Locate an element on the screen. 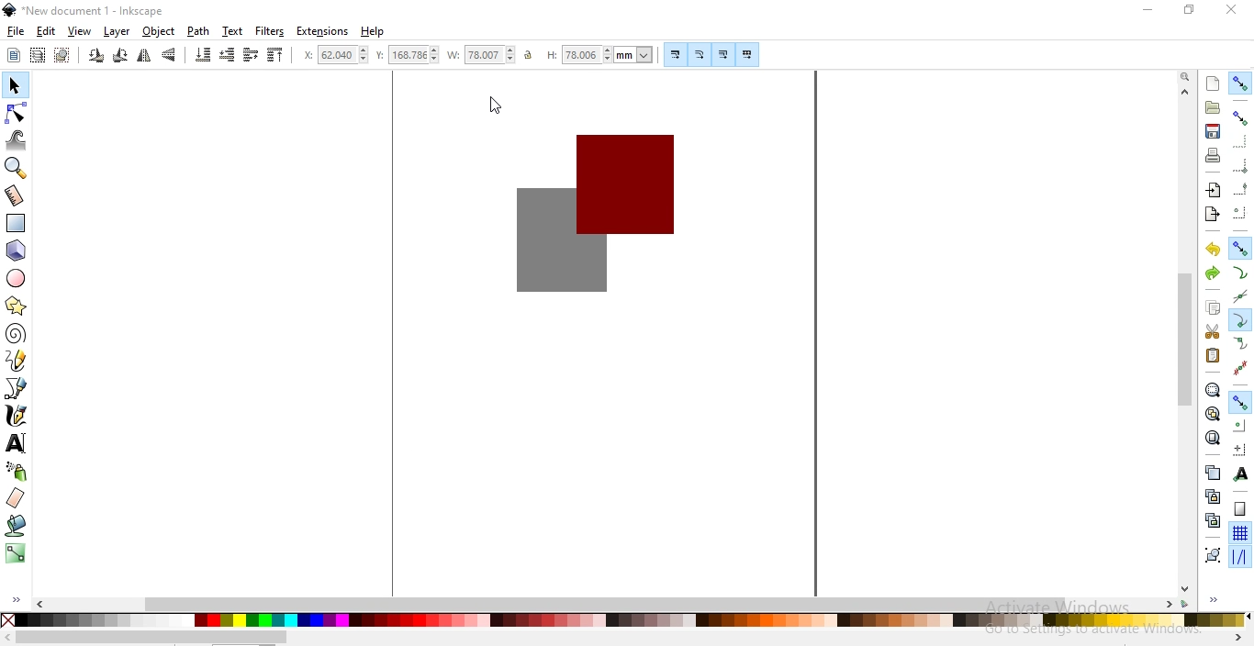 This screenshot has width=1254, height=646. move patterns along with object is located at coordinates (747, 55).